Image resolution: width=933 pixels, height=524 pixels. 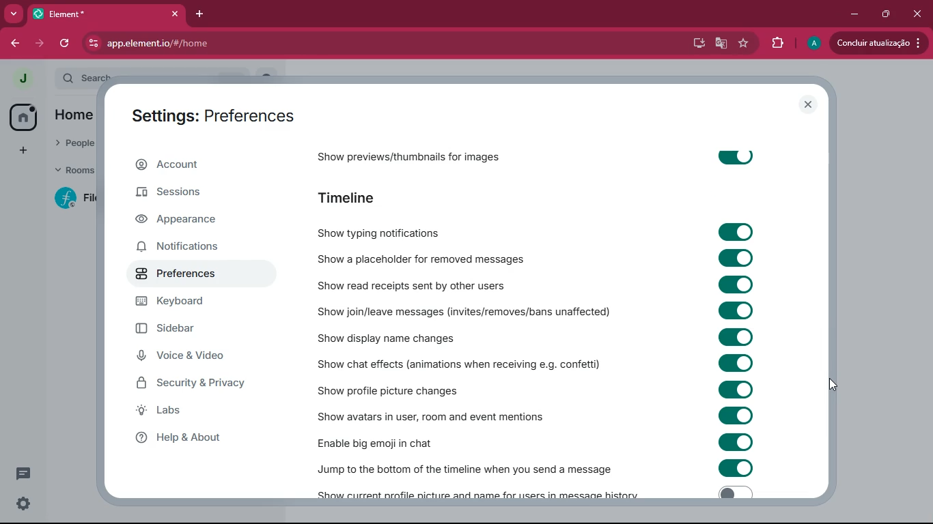 What do you see at coordinates (878, 42) in the screenshot?
I see `concluir atualizacao` at bounding box center [878, 42].